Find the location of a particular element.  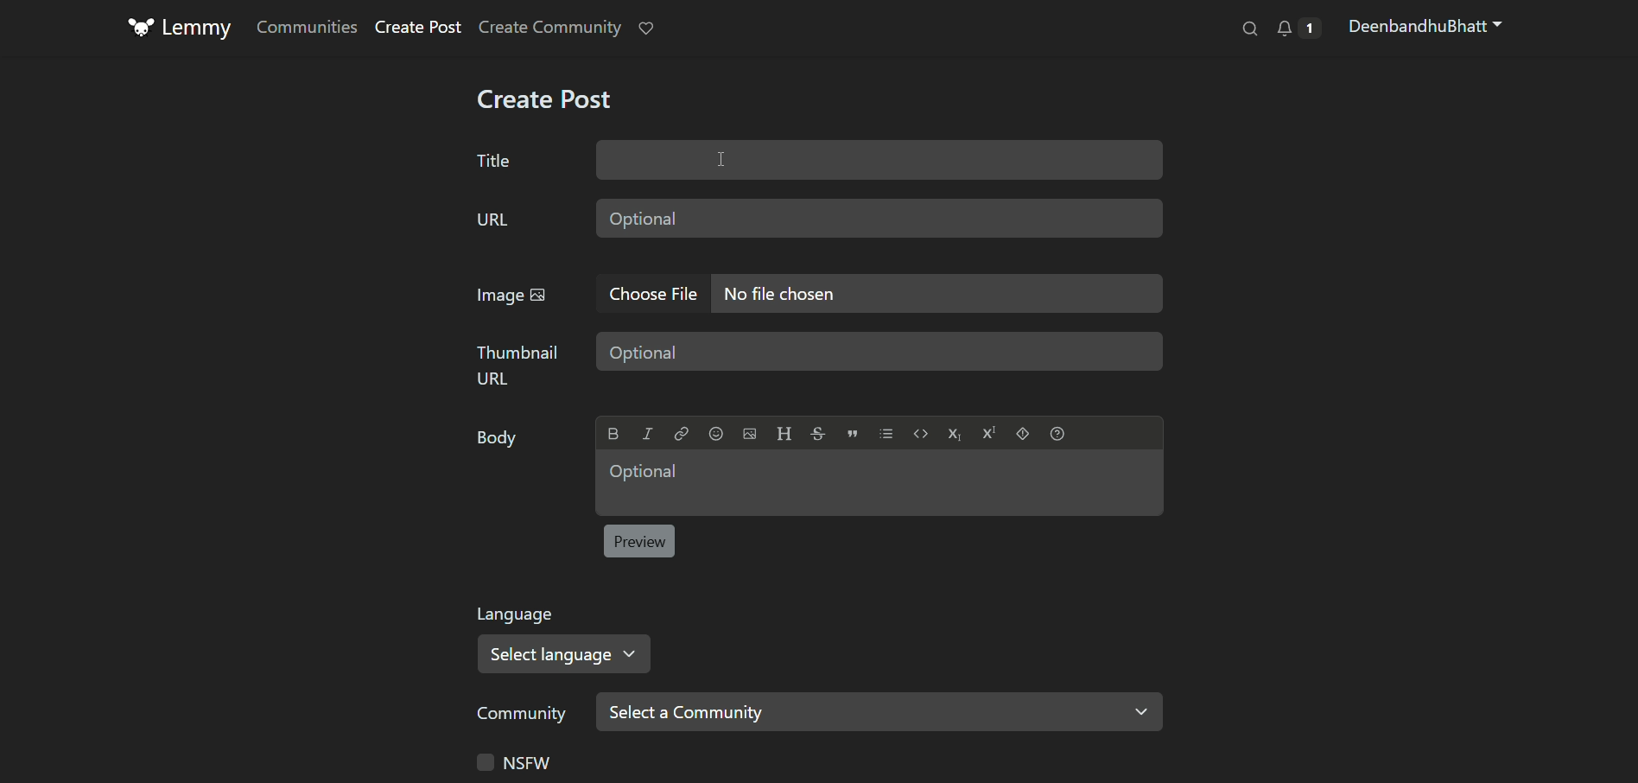

create post is located at coordinates (419, 29).